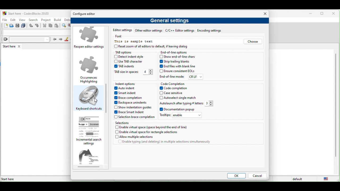  I want to click on tab indent, so click(124, 66).